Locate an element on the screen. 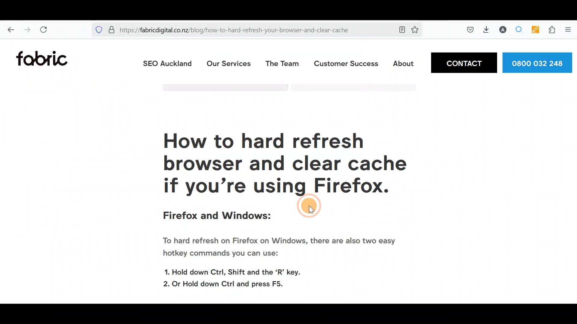  https://fabricdigital.co.nz/blog/how-to-hard-refresh-your-browser-and-clear-cache is located at coordinates (238, 30).